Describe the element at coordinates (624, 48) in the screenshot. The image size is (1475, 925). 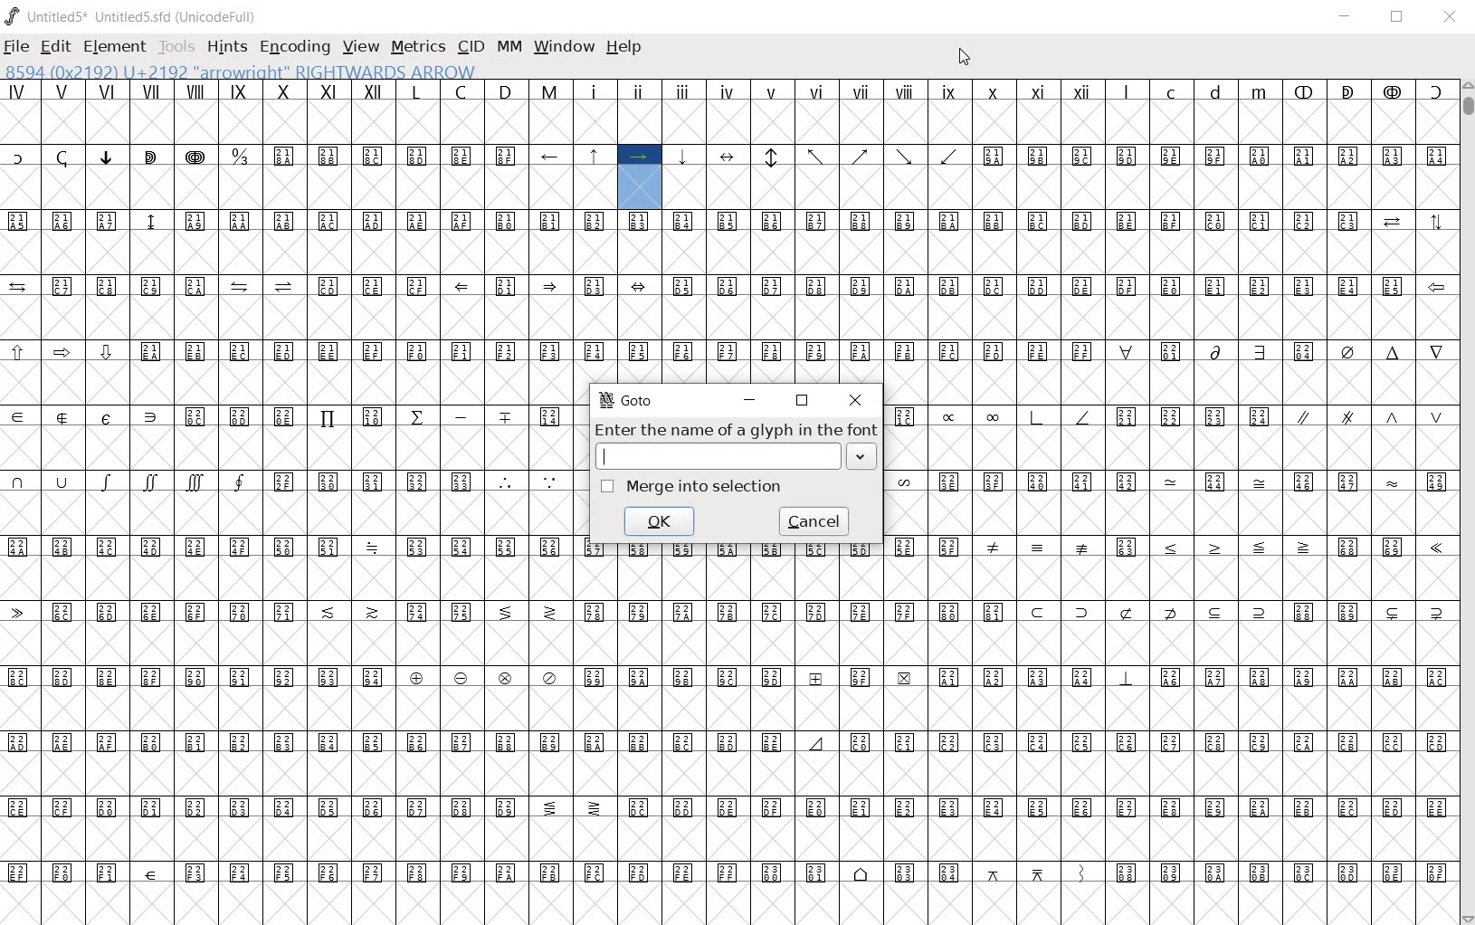
I see `HELP` at that location.